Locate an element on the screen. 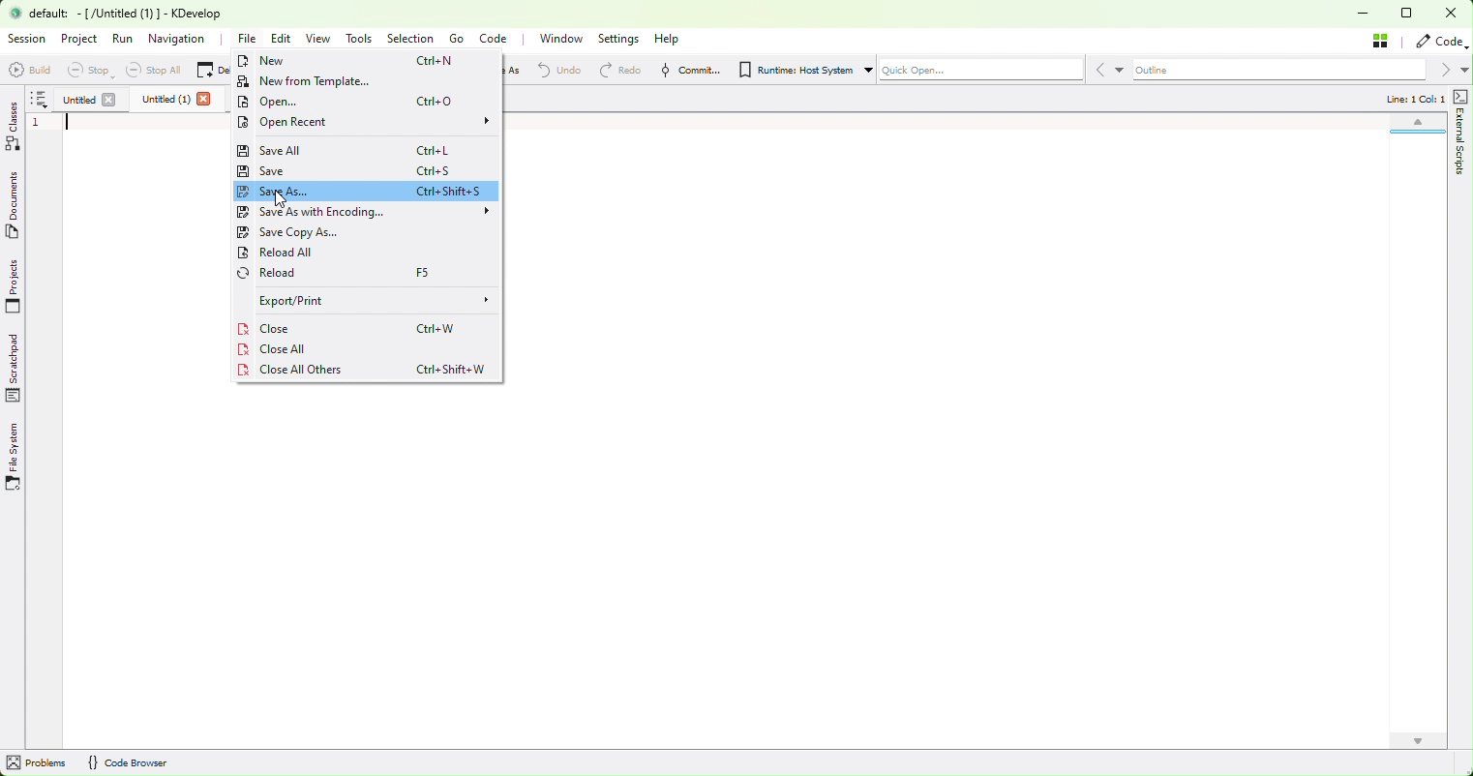 The width and height of the screenshot is (1473, 776). Close is located at coordinates (282, 330).